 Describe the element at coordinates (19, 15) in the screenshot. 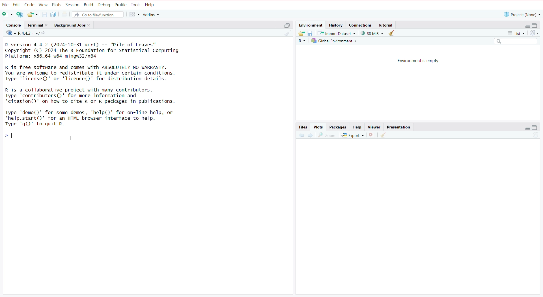

I see `Open new project` at that location.